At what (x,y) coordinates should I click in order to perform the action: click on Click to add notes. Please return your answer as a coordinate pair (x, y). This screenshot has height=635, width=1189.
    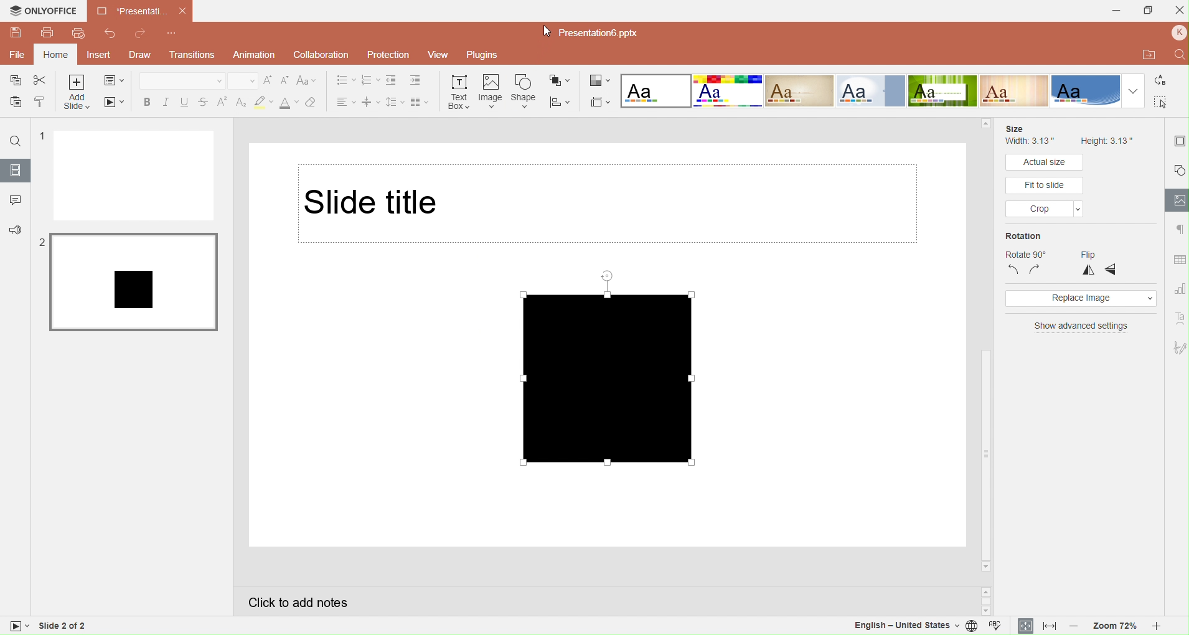
    Looking at the image, I should click on (601, 601).